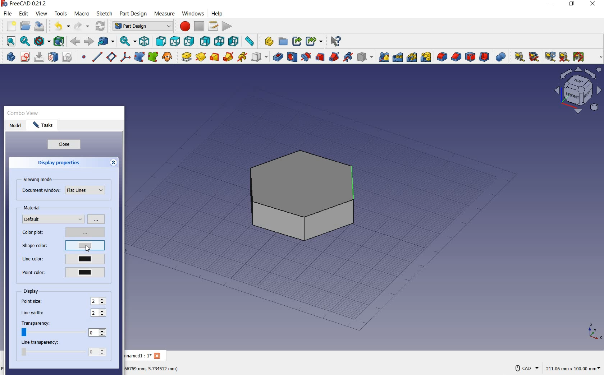 The height and width of the screenshot is (375, 604). What do you see at coordinates (97, 218) in the screenshot?
I see `options` at bounding box center [97, 218].